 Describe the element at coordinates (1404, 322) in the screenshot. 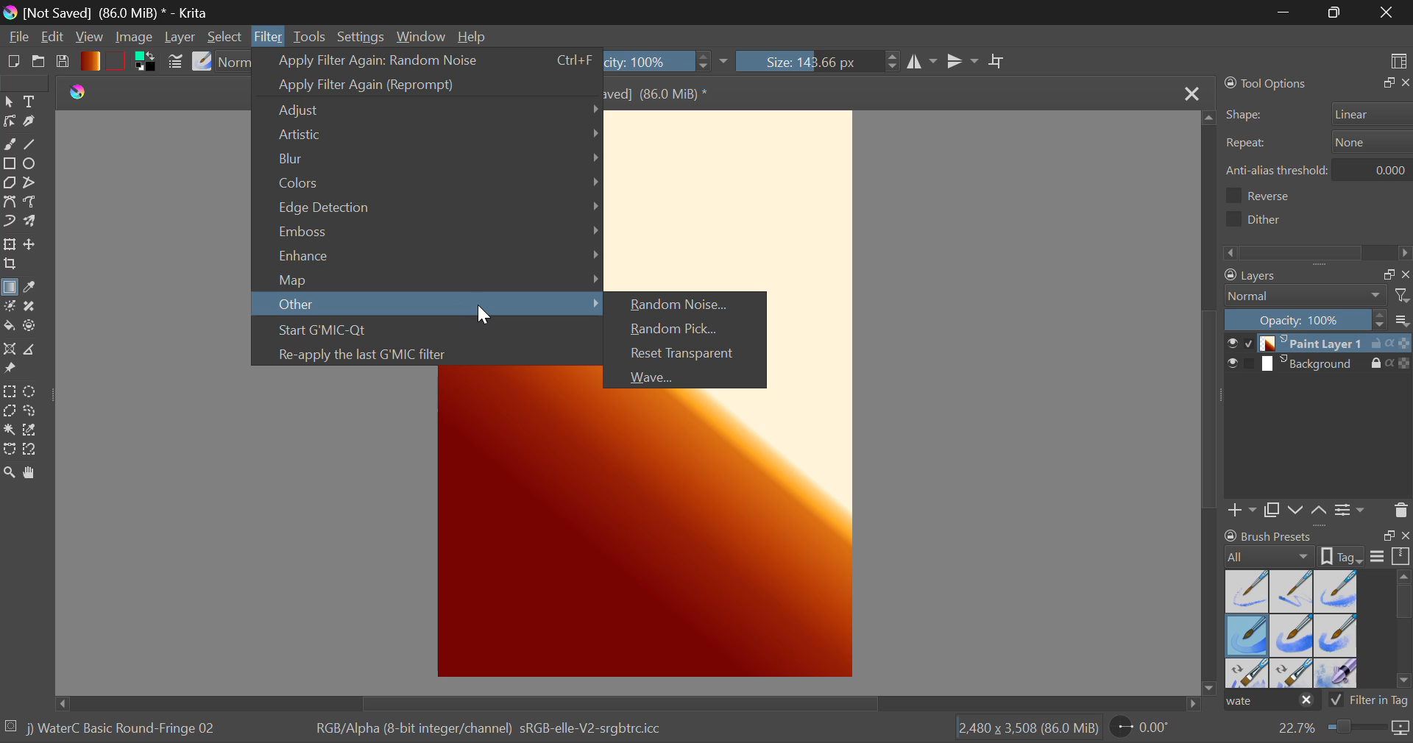

I see `menu` at that location.